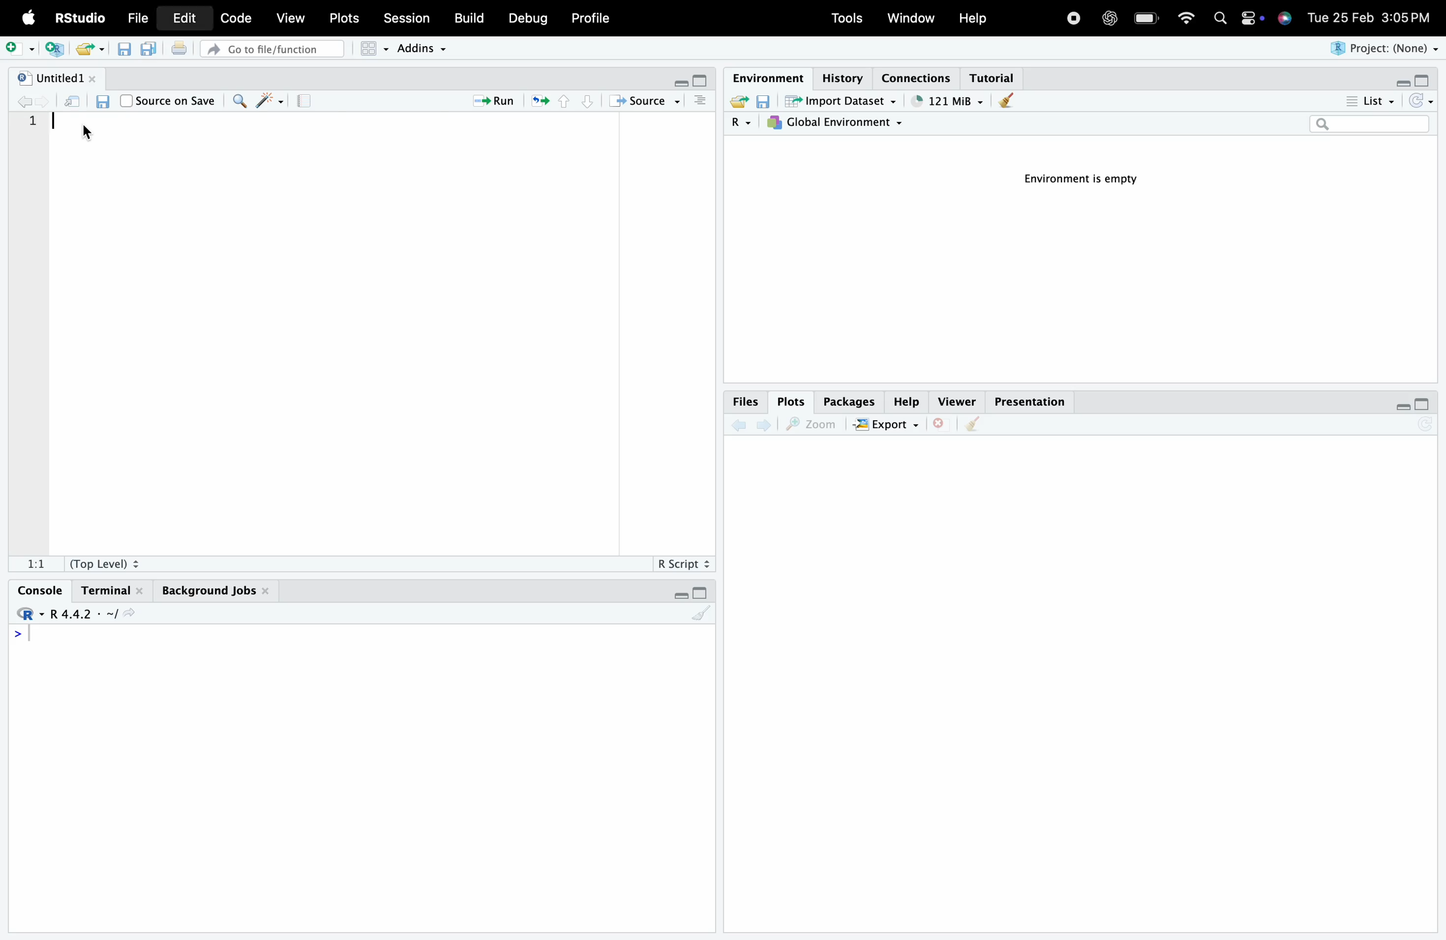 The image size is (1446, 940). I want to click on Prompt cursor, so click(16, 637).